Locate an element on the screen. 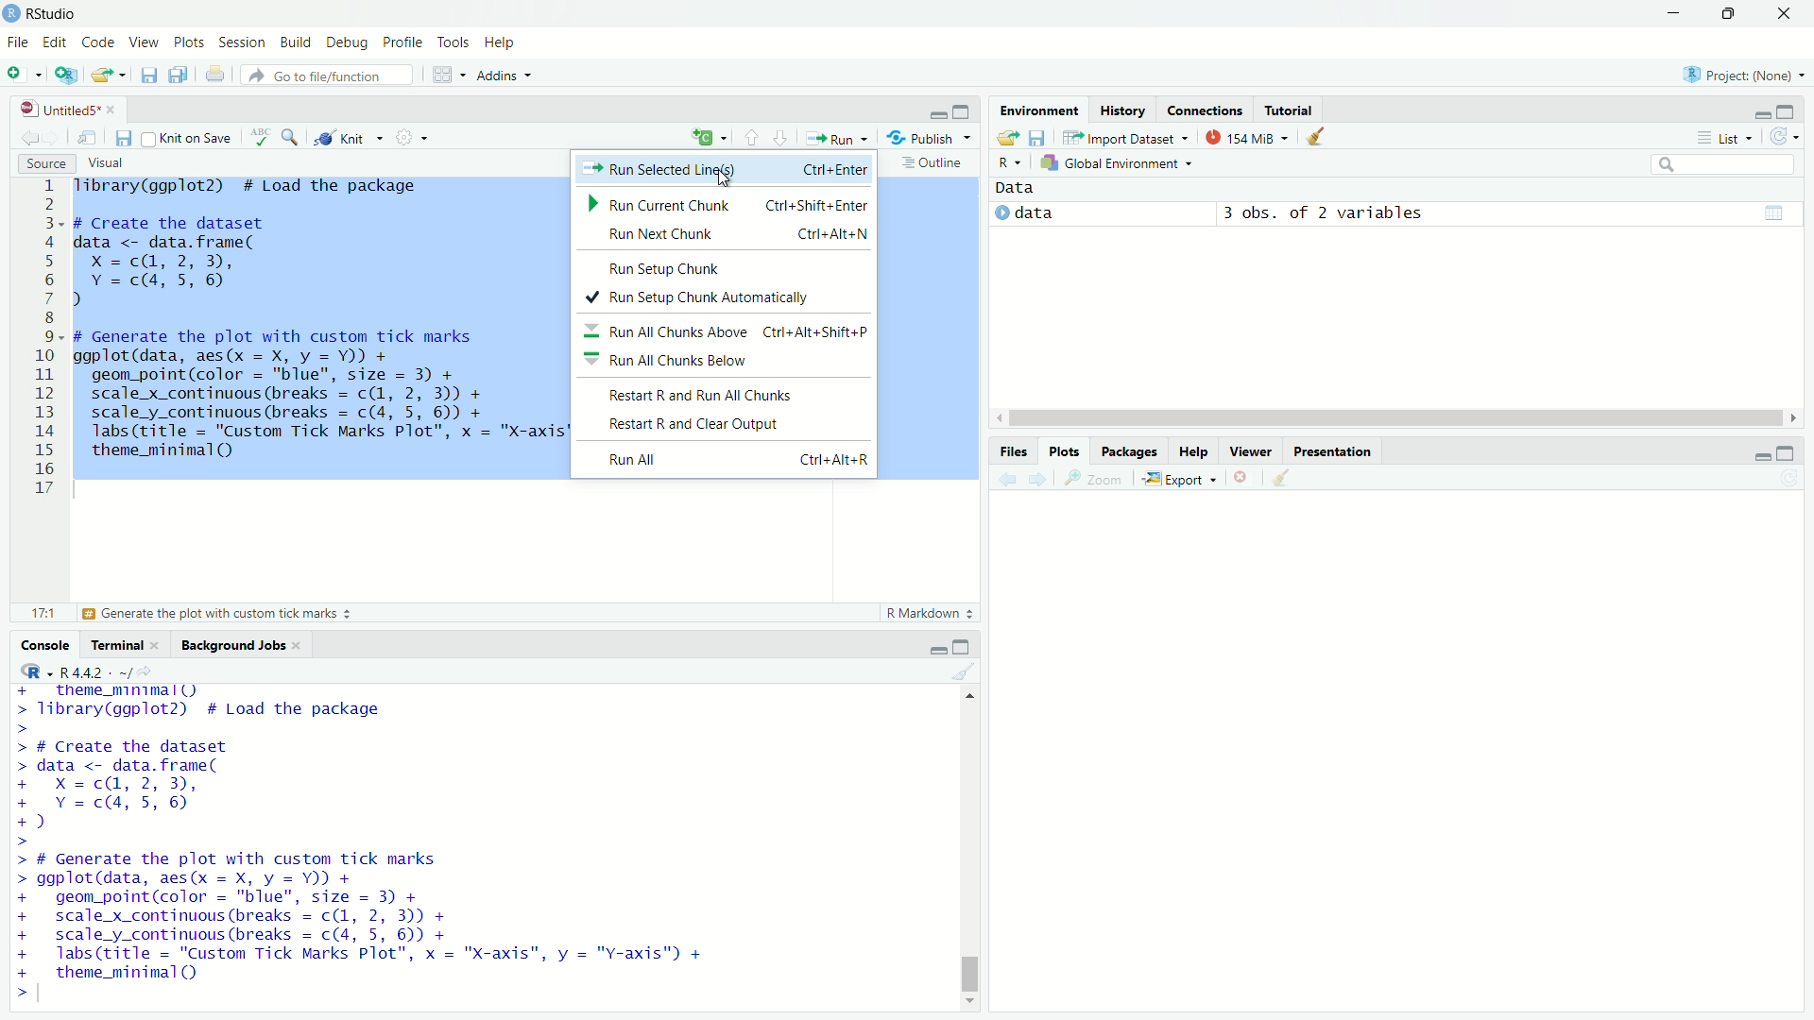 This screenshot has height=1020, width=1814. move down is located at coordinates (971, 1003).